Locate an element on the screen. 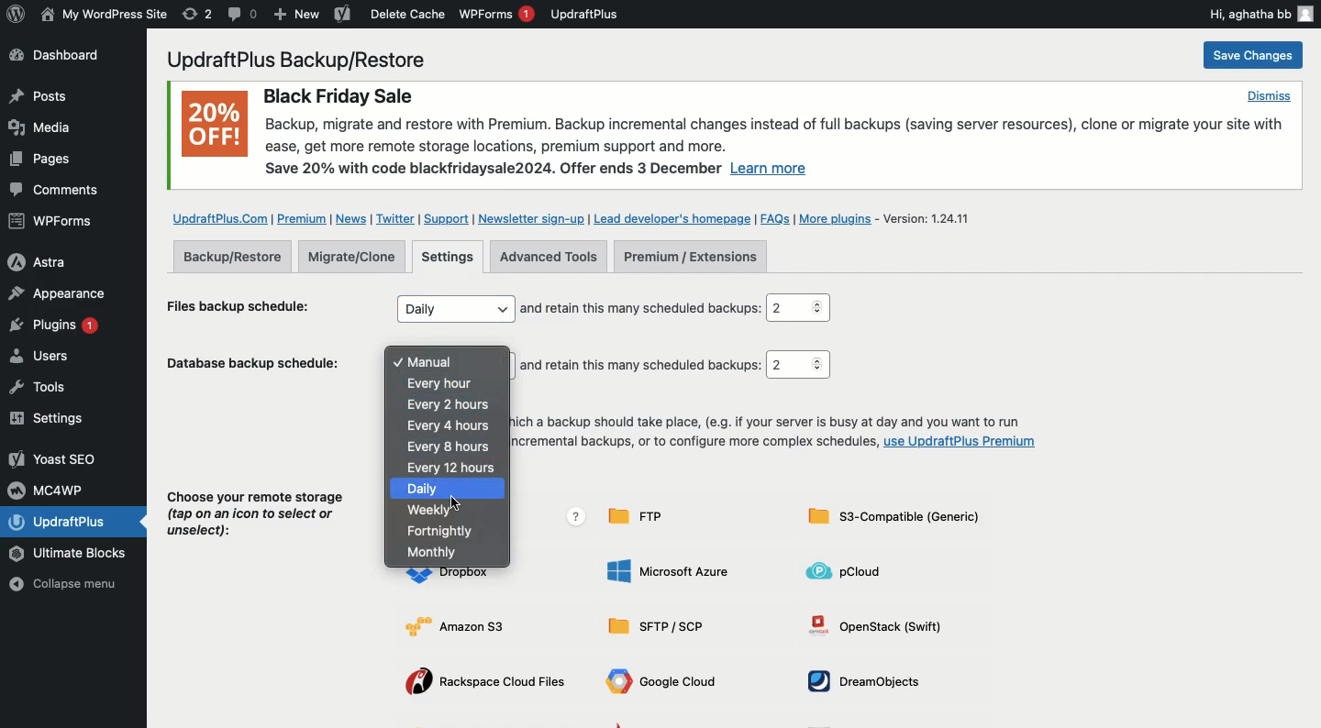  OpenStack is located at coordinates (883, 624).